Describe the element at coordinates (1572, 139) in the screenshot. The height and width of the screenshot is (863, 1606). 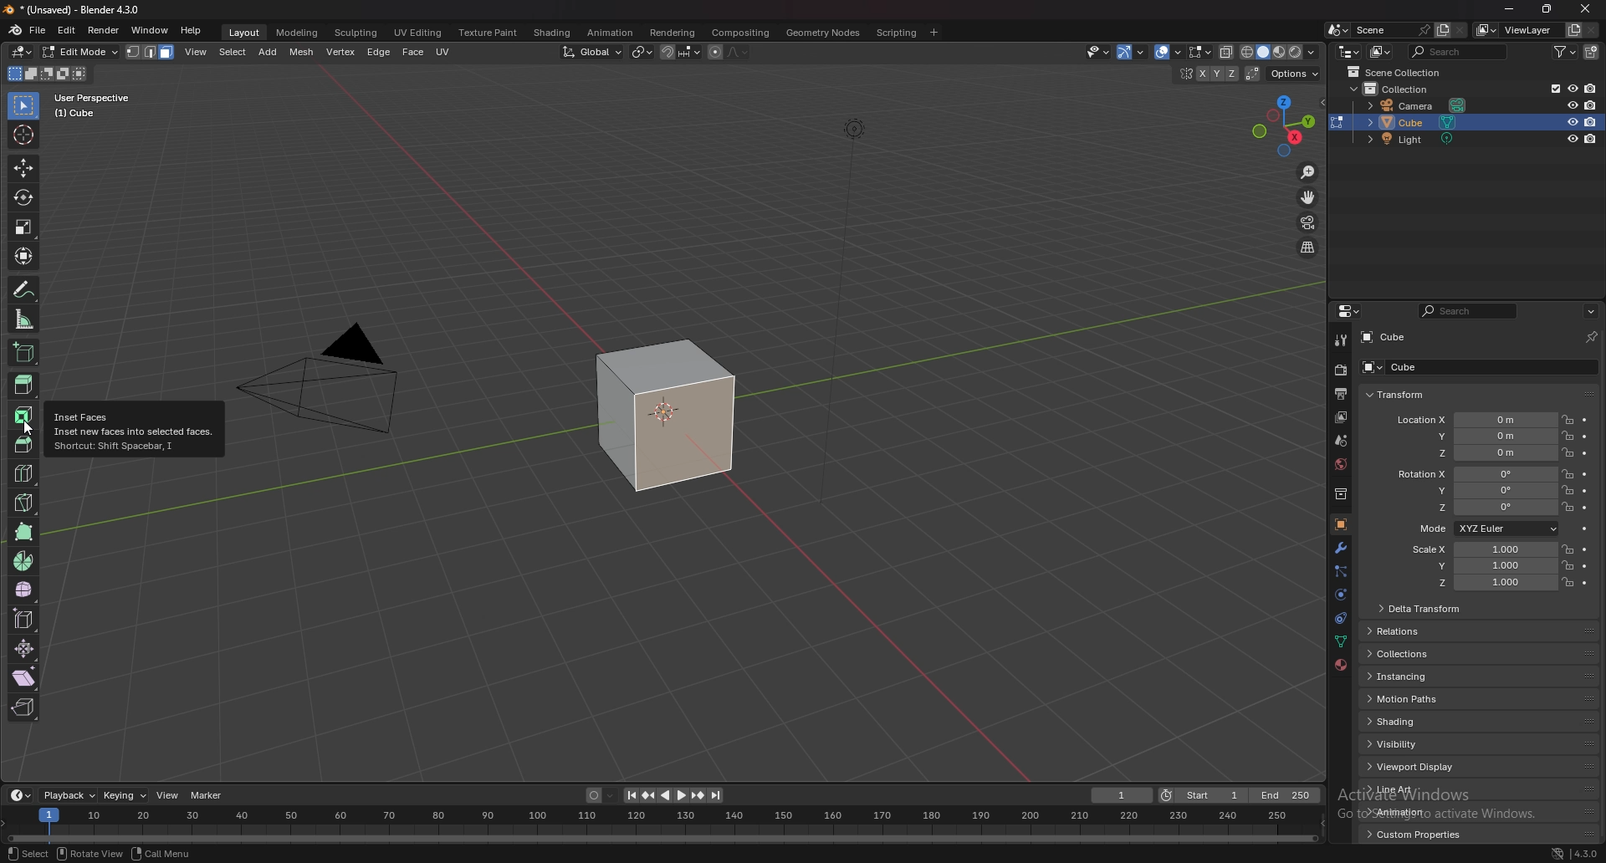
I see `hide in viewport` at that location.